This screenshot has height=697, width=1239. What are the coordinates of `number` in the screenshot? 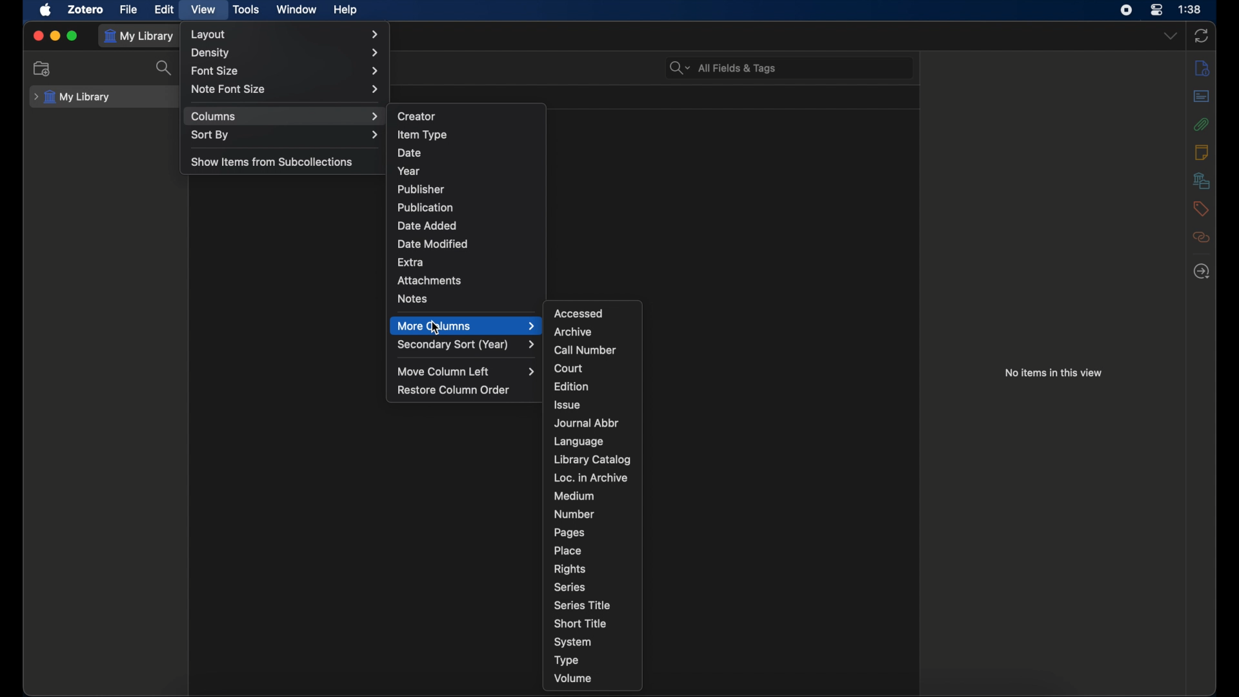 It's located at (574, 514).